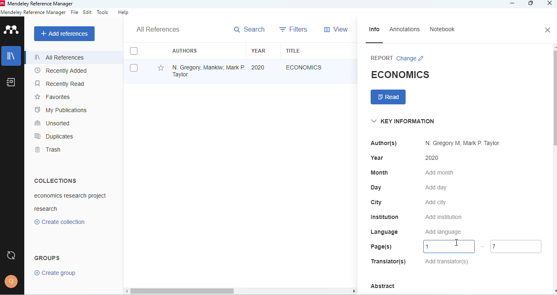 This screenshot has width=557, height=295. Describe the element at coordinates (436, 188) in the screenshot. I see `add day` at that location.